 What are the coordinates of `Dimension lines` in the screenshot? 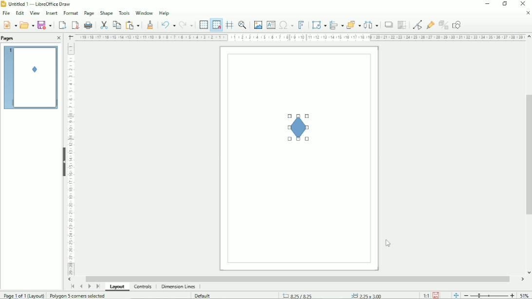 It's located at (178, 287).